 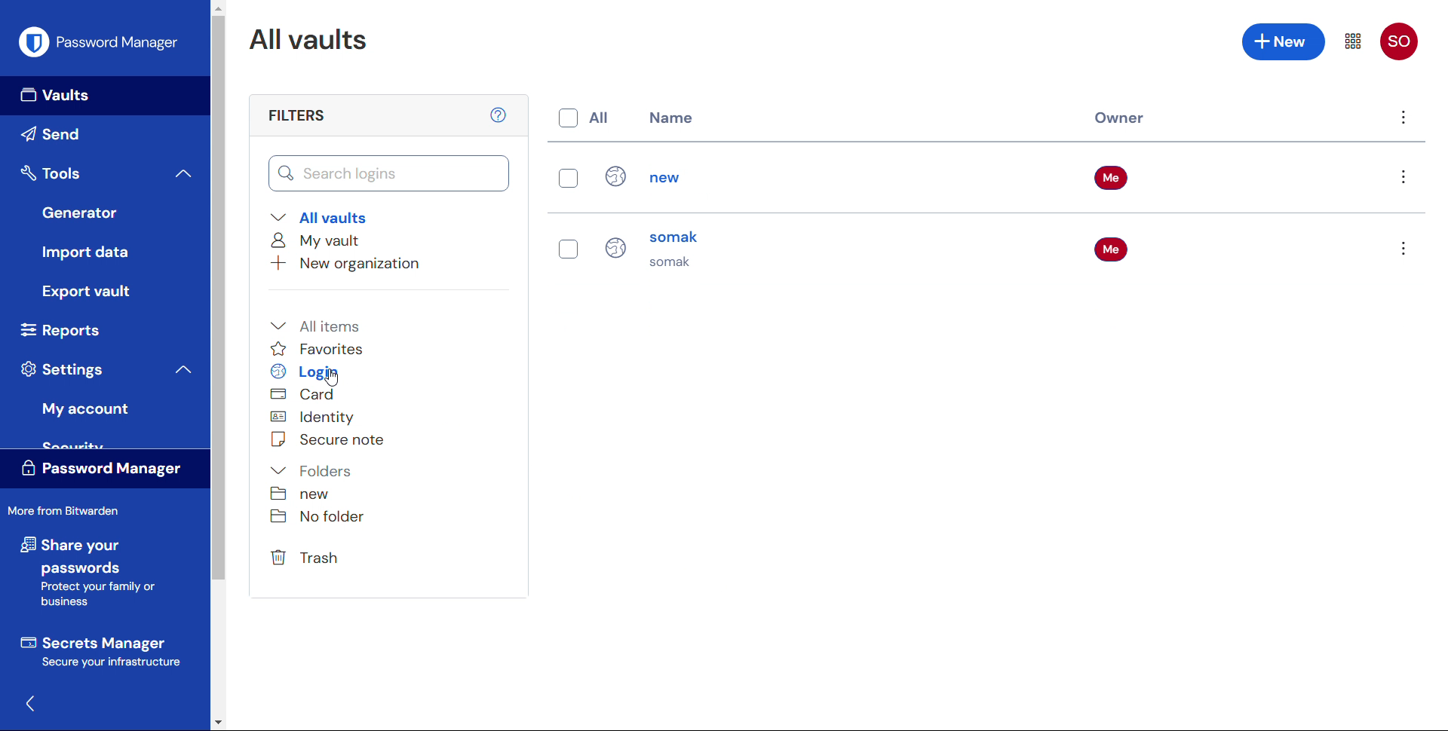 I want to click on Somak somak, so click(x=675, y=249).